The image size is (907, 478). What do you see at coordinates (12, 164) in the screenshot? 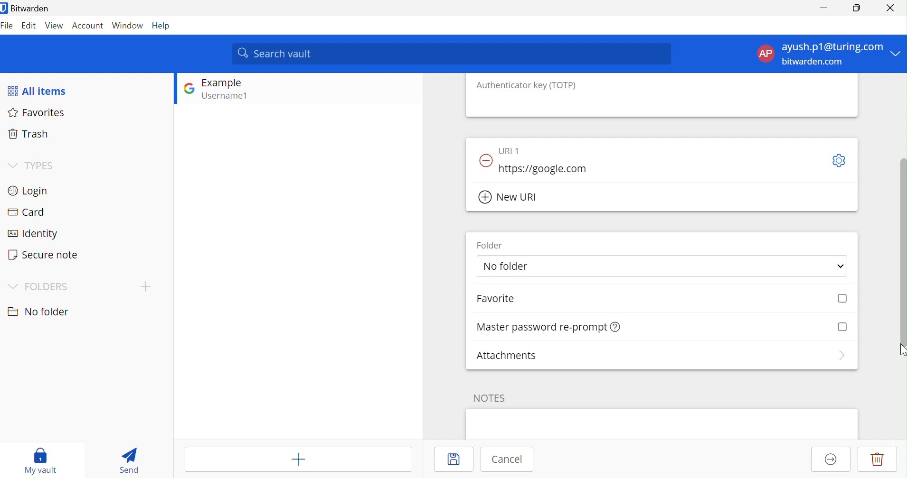
I see `Drop Down` at bounding box center [12, 164].